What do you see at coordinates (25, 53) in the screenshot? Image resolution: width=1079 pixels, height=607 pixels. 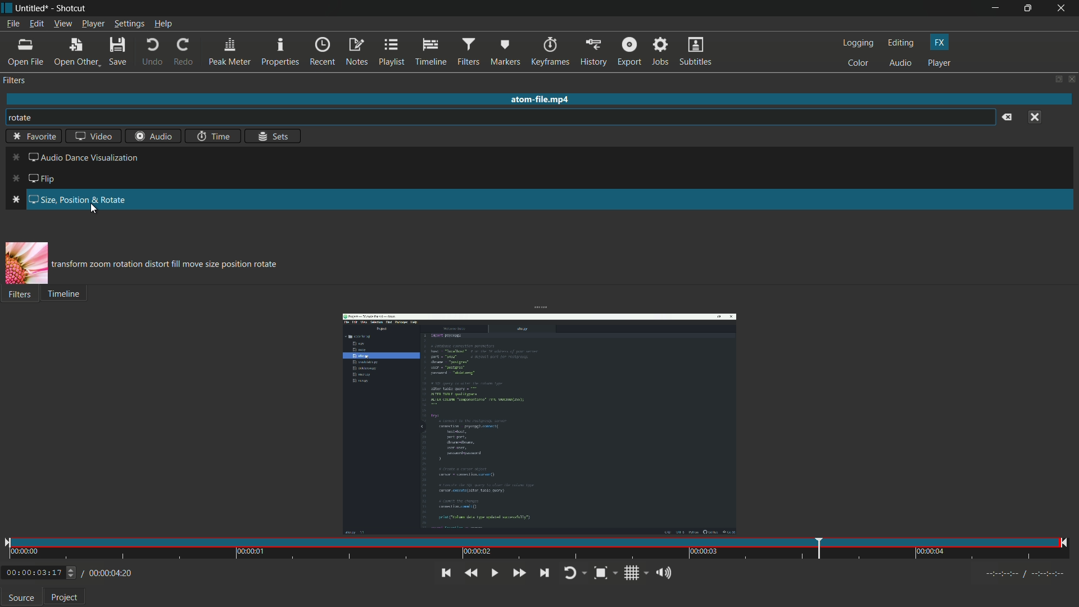 I see `open file` at bounding box center [25, 53].